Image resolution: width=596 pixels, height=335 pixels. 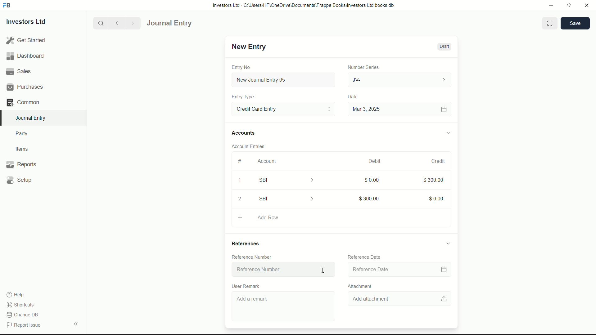 I want to click on 1, so click(x=239, y=181).